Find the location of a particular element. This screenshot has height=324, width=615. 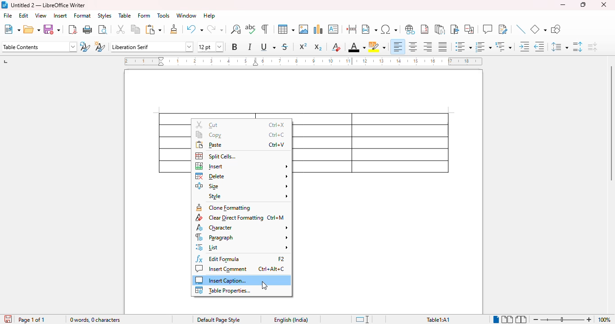

insert comment is located at coordinates (241, 269).